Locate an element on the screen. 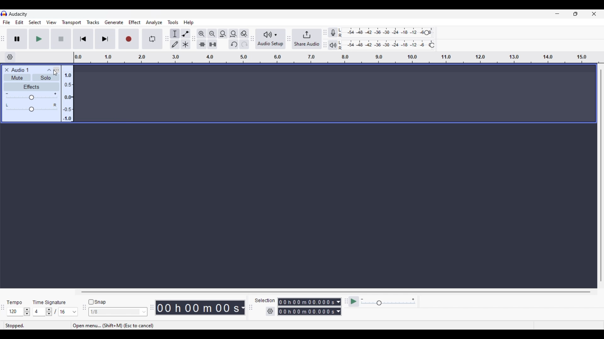 The width and height of the screenshot is (604, 339). Zoom out is located at coordinates (212, 34).